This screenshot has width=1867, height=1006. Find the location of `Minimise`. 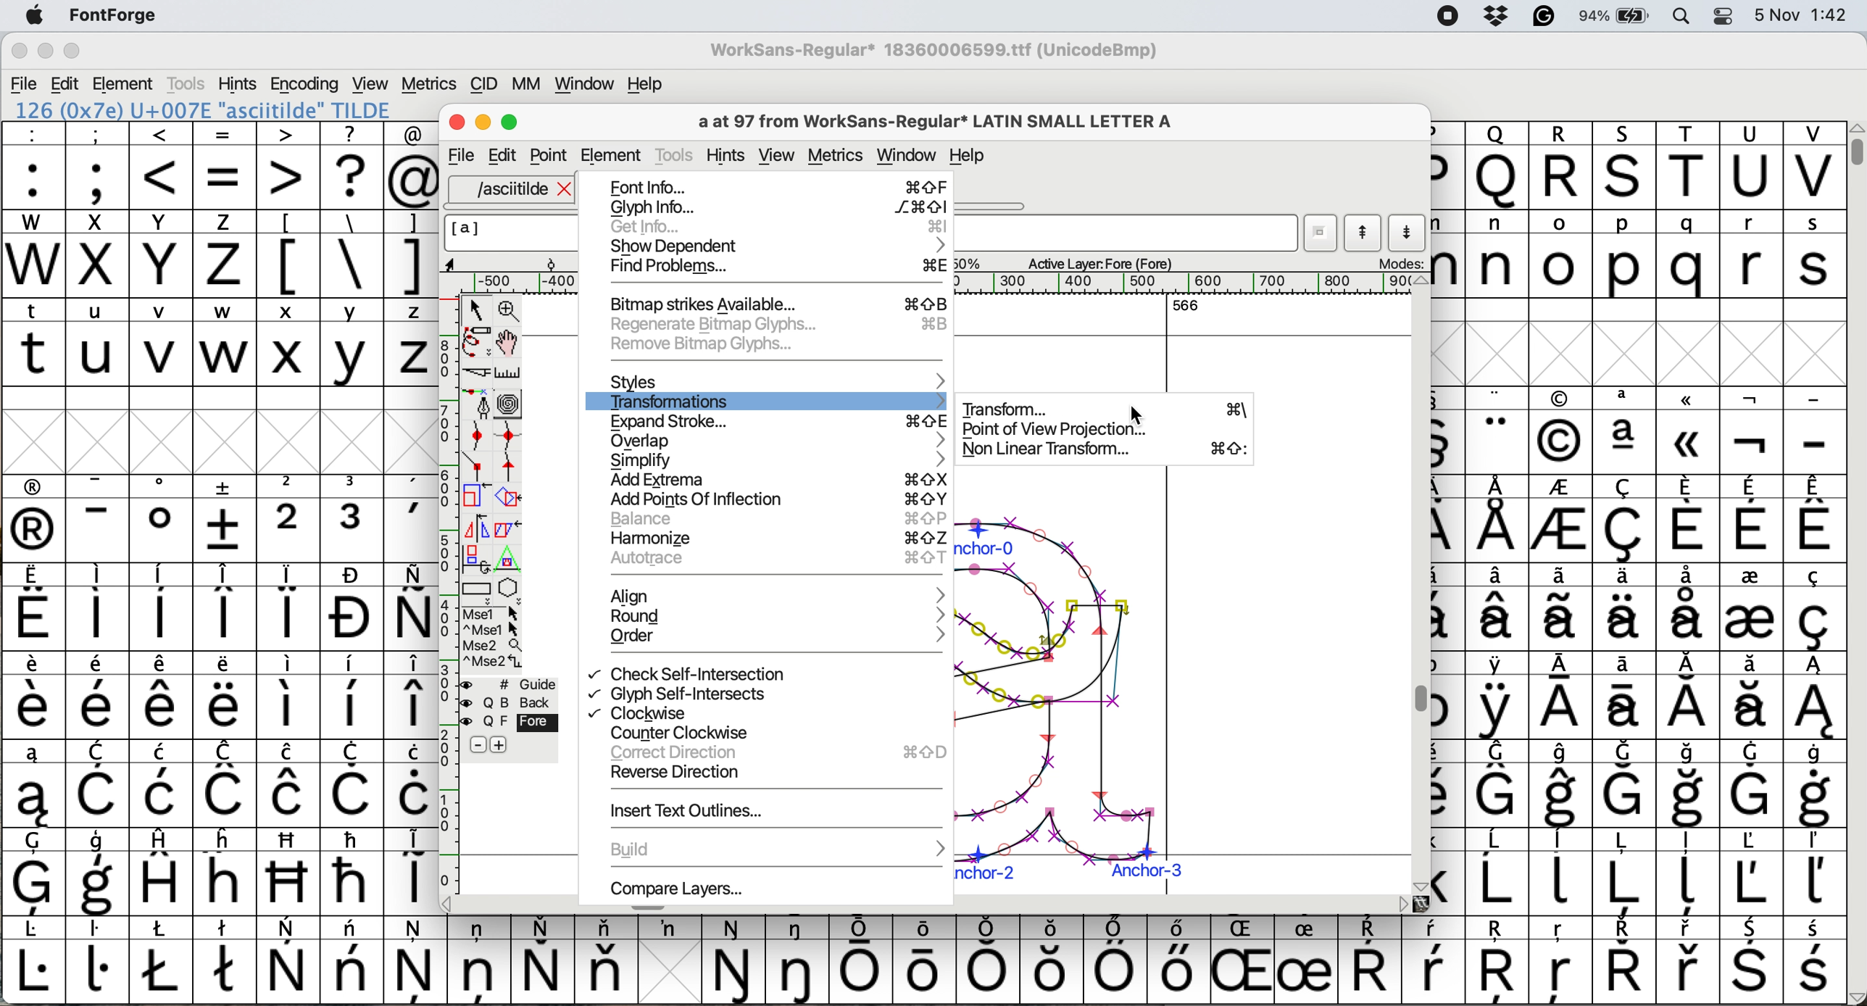

Minimise is located at coordinates (485, 122).